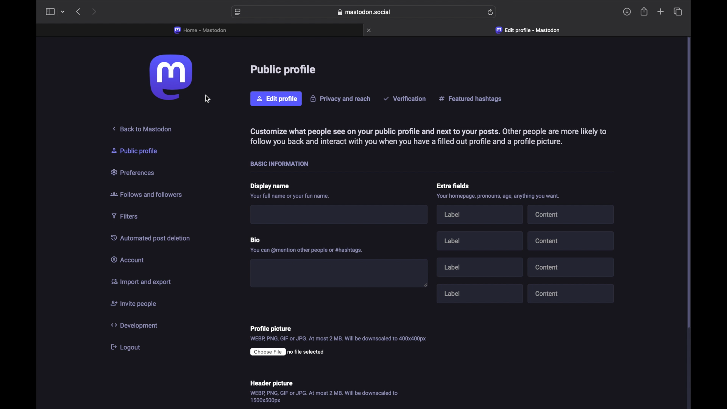  Describe the element at coordinates (480, 294) in the screenshot. I see `label` at that location.